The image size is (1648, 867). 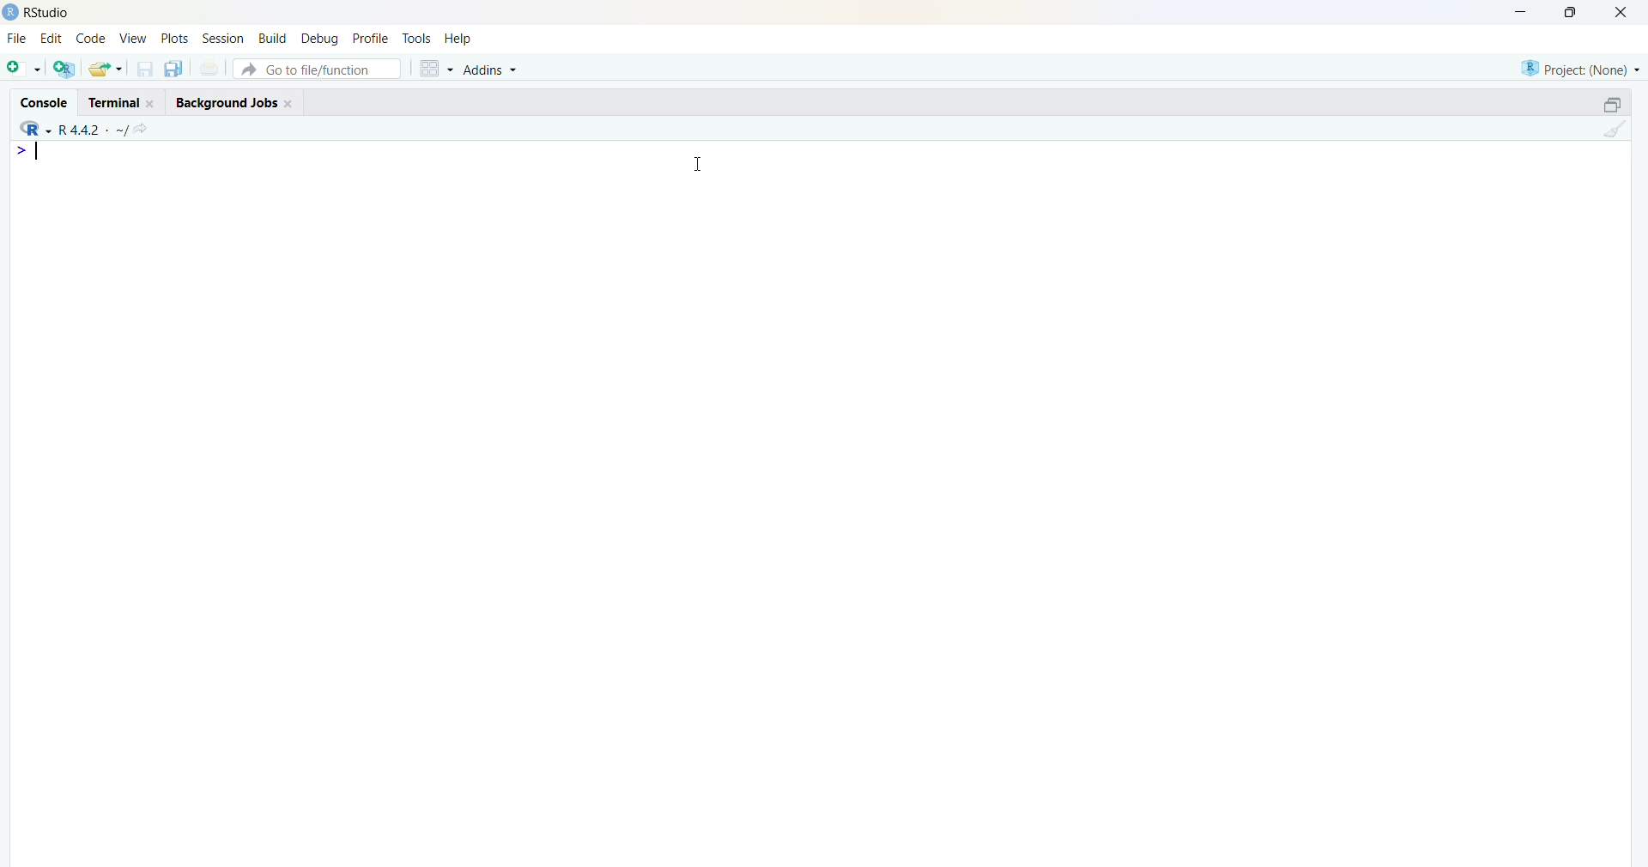 I want to click on clear console, so click(x=1612, y=129).